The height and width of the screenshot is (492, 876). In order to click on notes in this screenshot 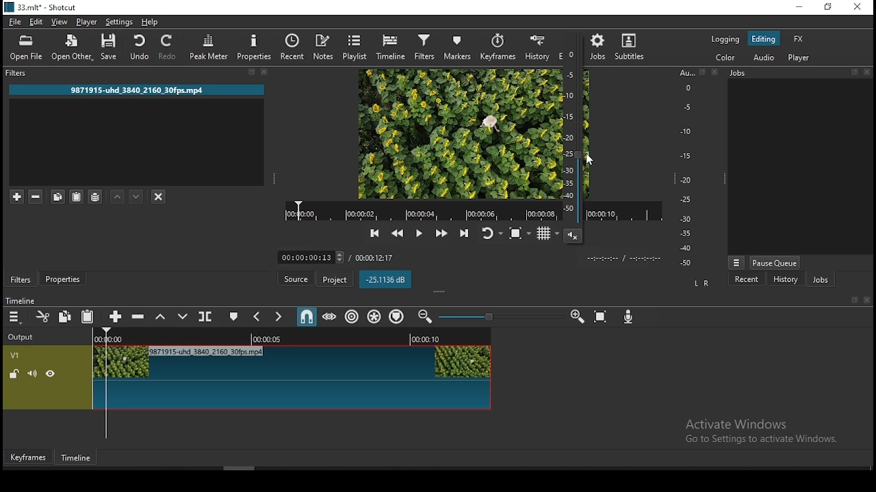, I will do `click(324, 46)`.